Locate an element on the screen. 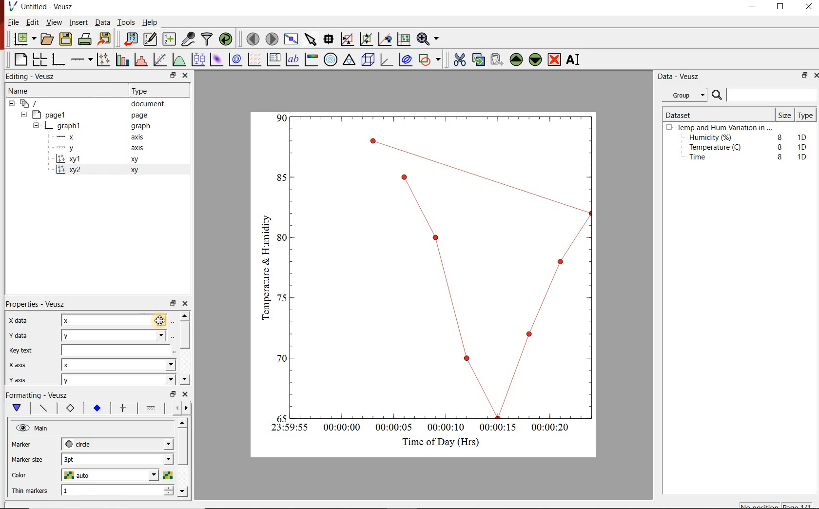 This screenshot has width=819, height=509. Editing - Veusz is located at coordinates (34, 76).